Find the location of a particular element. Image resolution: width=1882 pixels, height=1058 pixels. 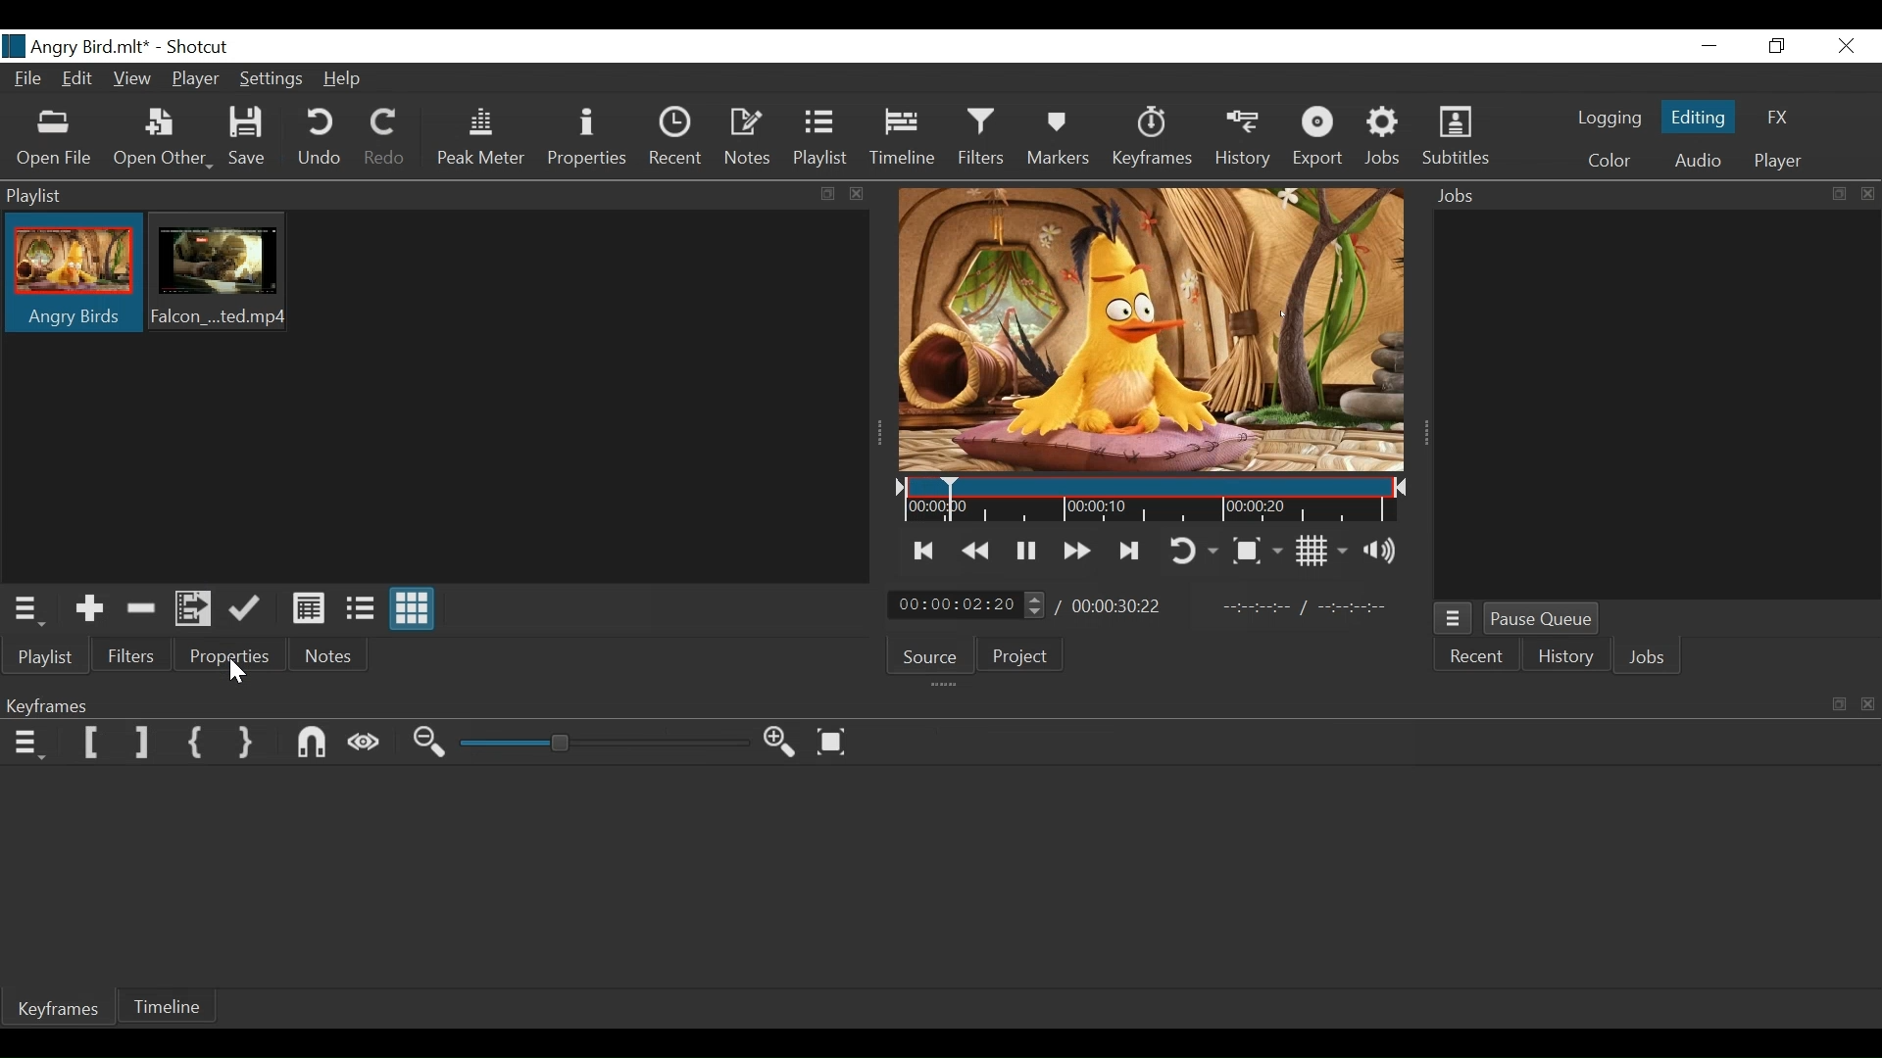

Minimize is located at coordinates (1709, 46).